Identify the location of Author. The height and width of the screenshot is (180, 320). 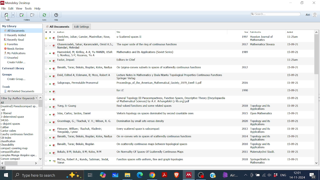
(82, 130).